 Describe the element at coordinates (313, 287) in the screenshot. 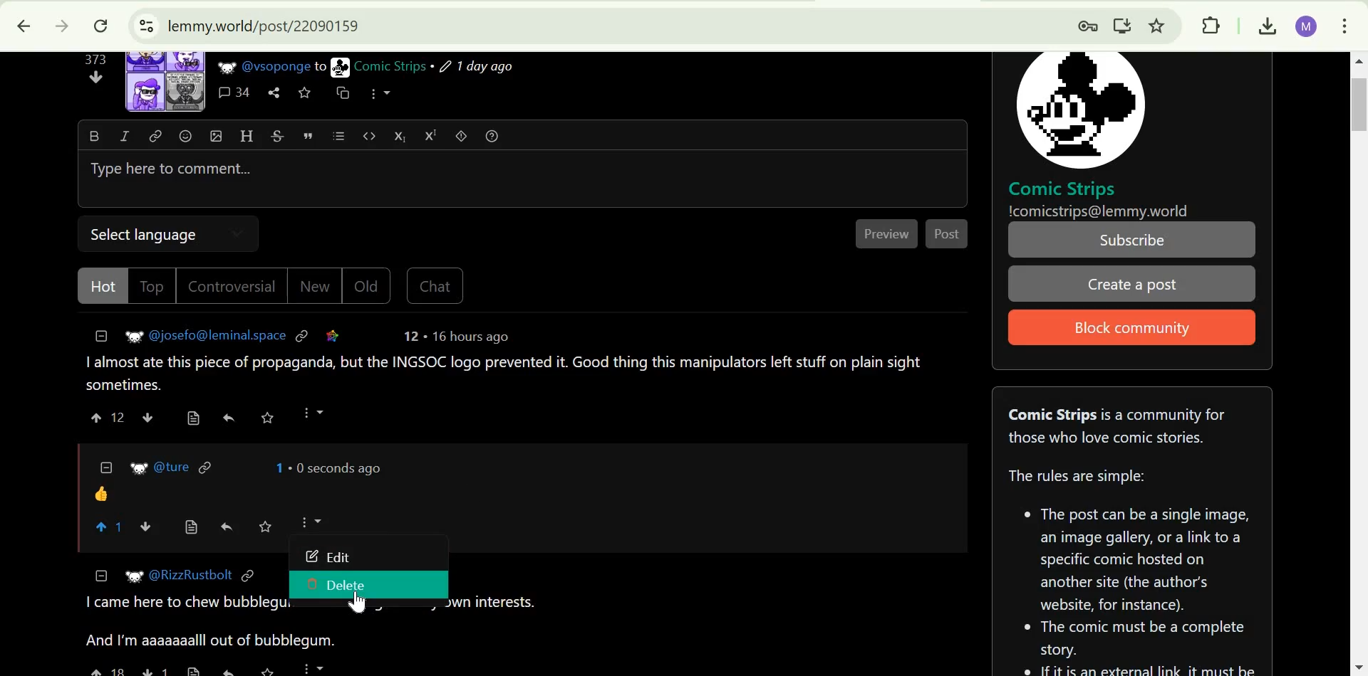

I see `New` at that location.